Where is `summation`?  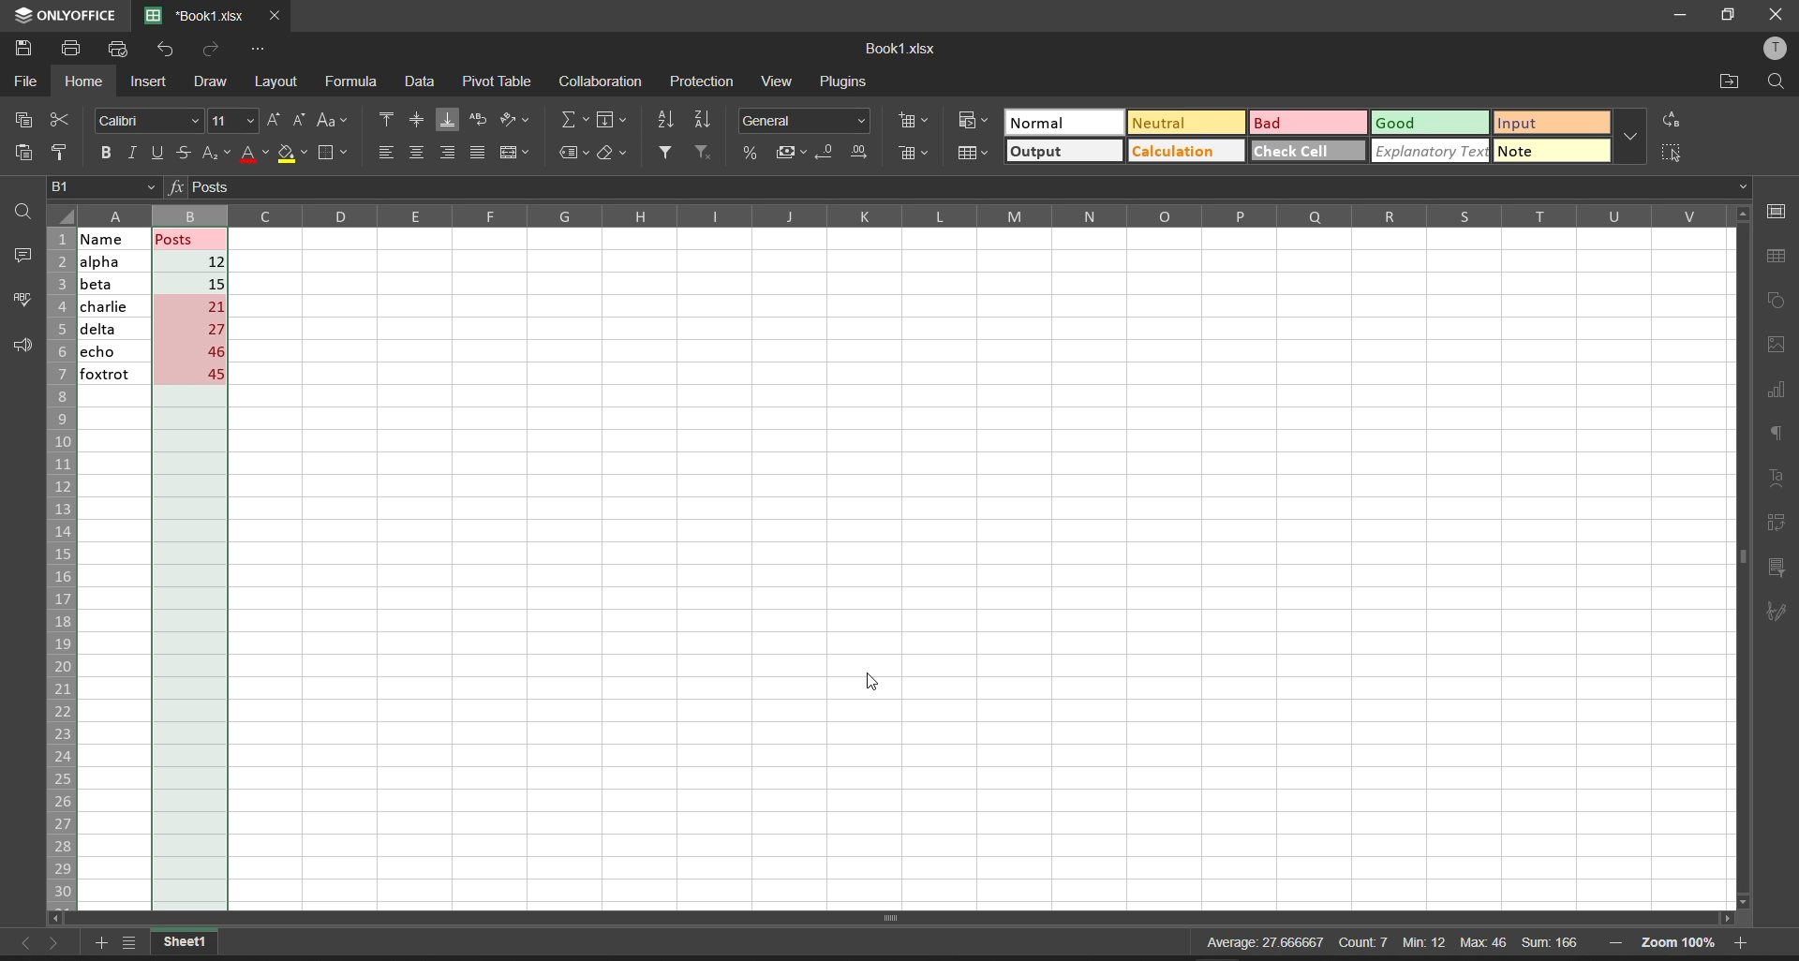 summation is located at coordinates (566, 120).